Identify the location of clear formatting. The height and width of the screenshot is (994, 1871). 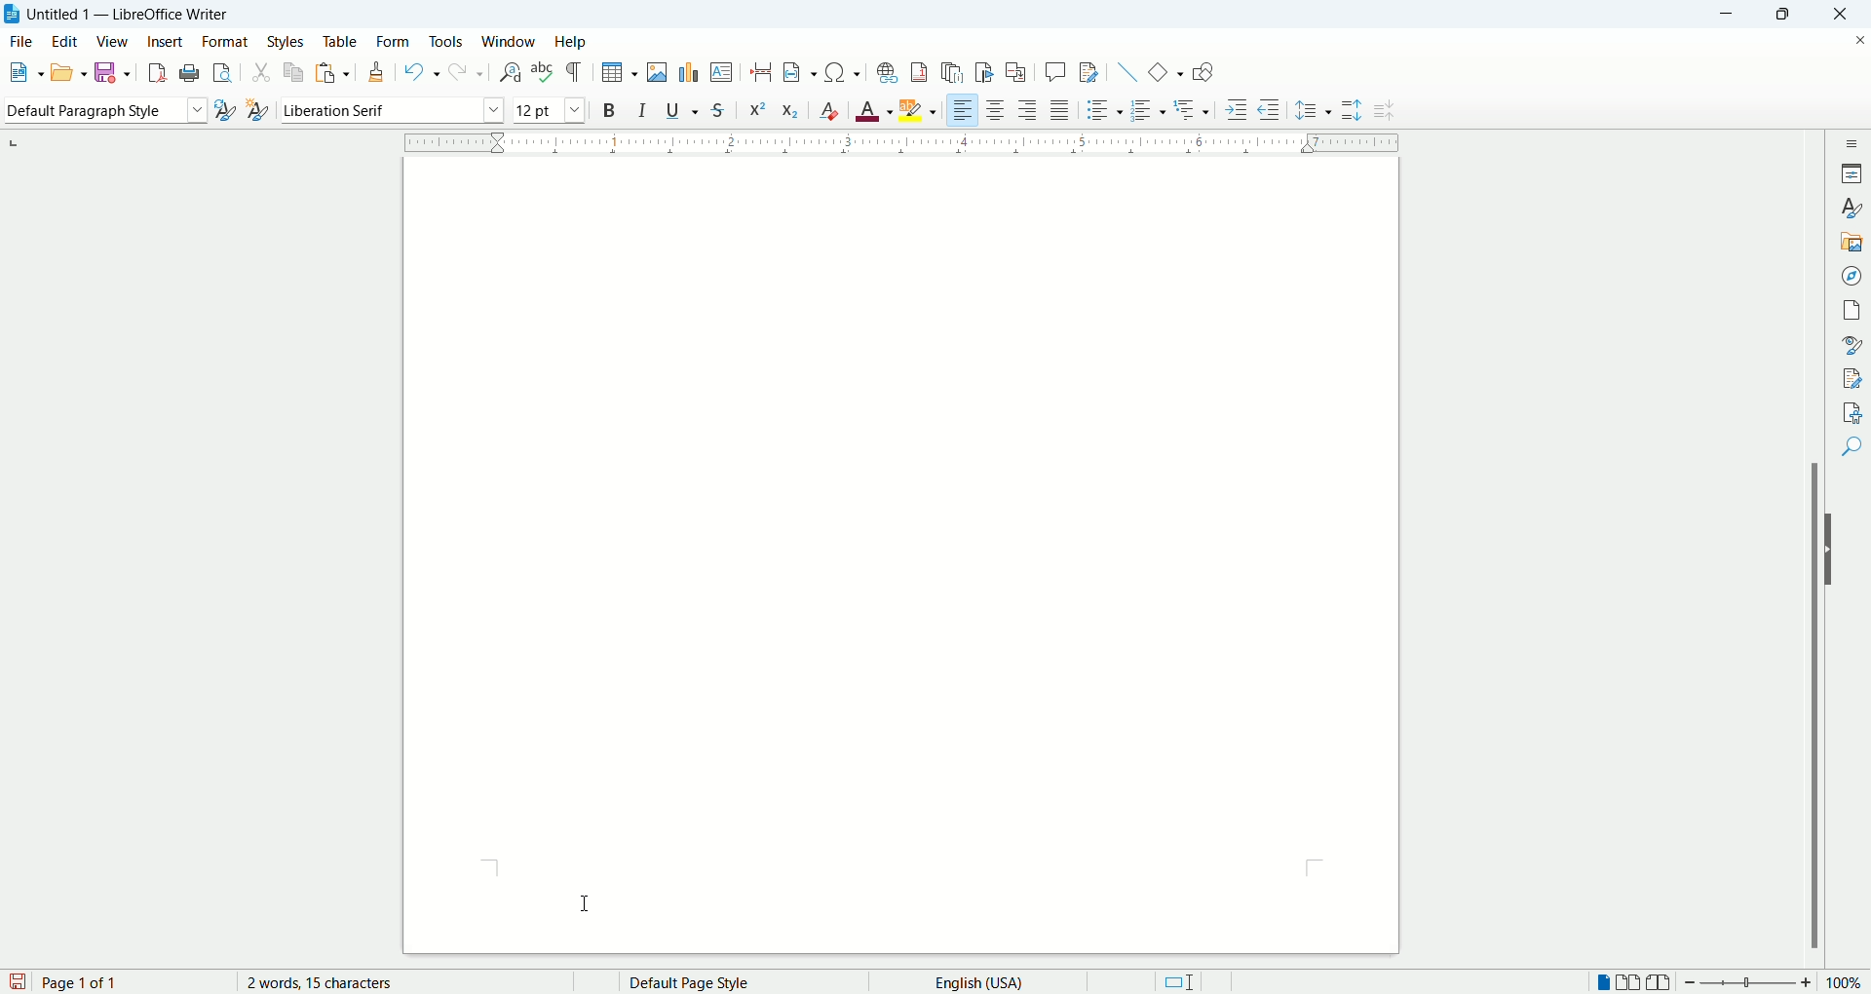
(830, 110).